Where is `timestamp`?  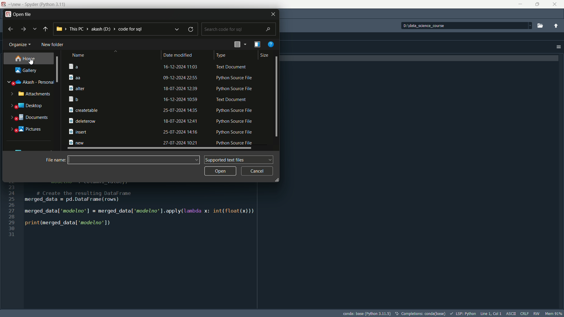
timestamp is located at coordinates (180, 89).